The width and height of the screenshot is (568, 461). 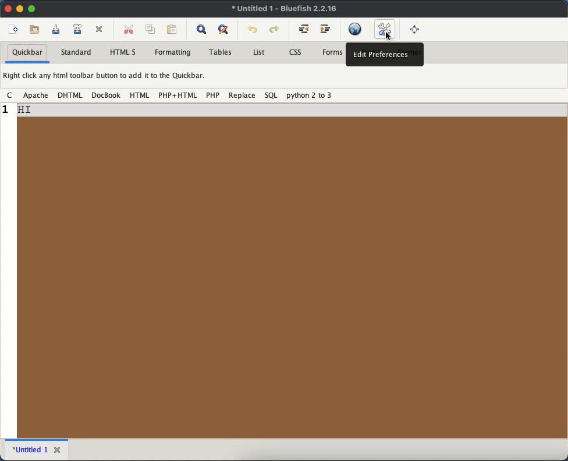 I want to click on sql, so click(x=271, y=96).